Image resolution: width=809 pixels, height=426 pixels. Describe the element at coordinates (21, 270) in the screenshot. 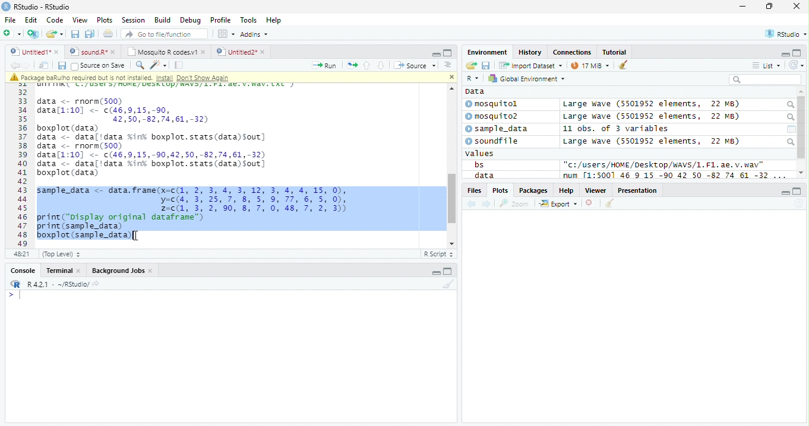

I see `Console` at that location.